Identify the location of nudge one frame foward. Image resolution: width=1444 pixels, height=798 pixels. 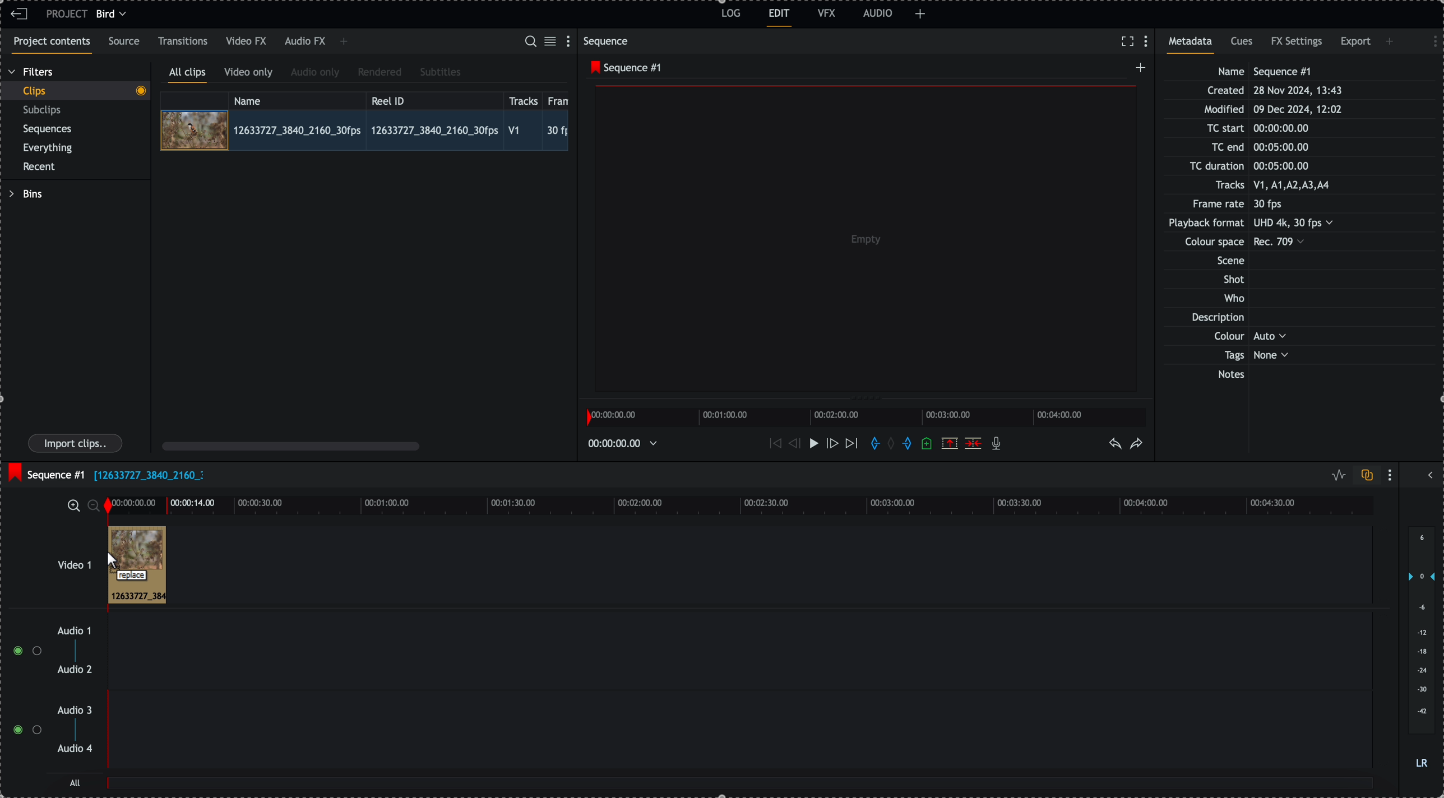
(831, 444).